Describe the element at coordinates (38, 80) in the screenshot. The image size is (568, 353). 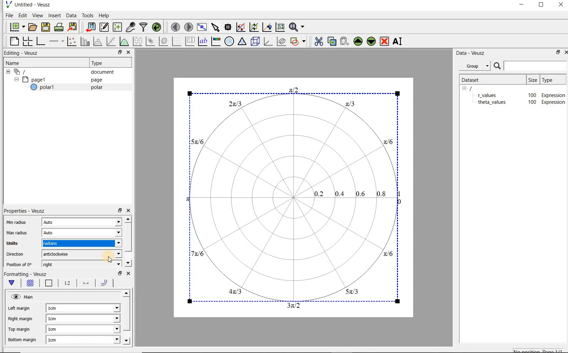
I see `page1` at that location.